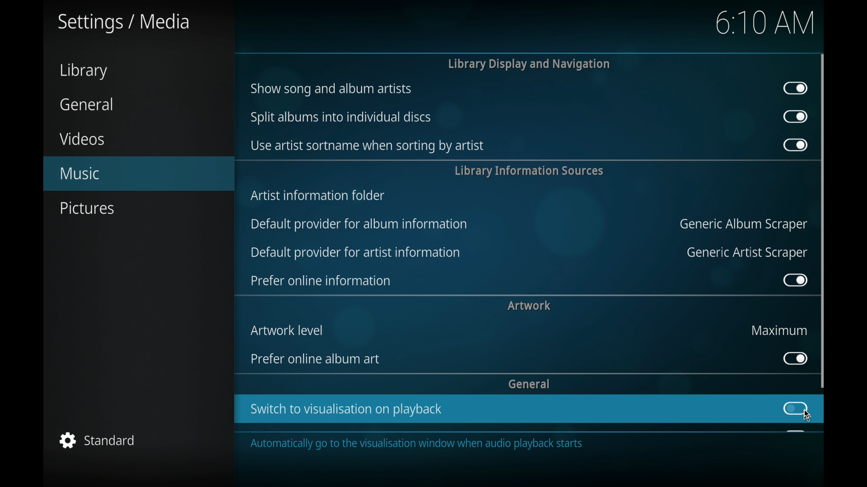 The width and height of the screenshot is (867, 487). I want to click on use artist, so click(366, 146).